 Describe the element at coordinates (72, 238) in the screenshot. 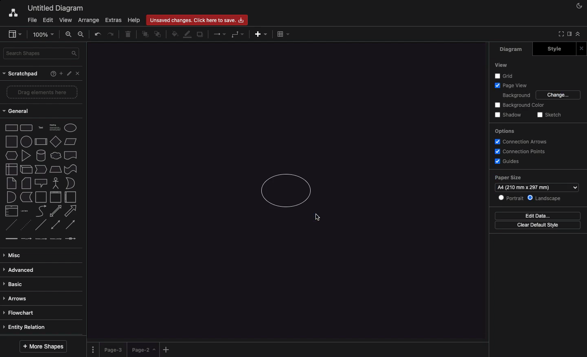

I see `connector with symbol` at that location.